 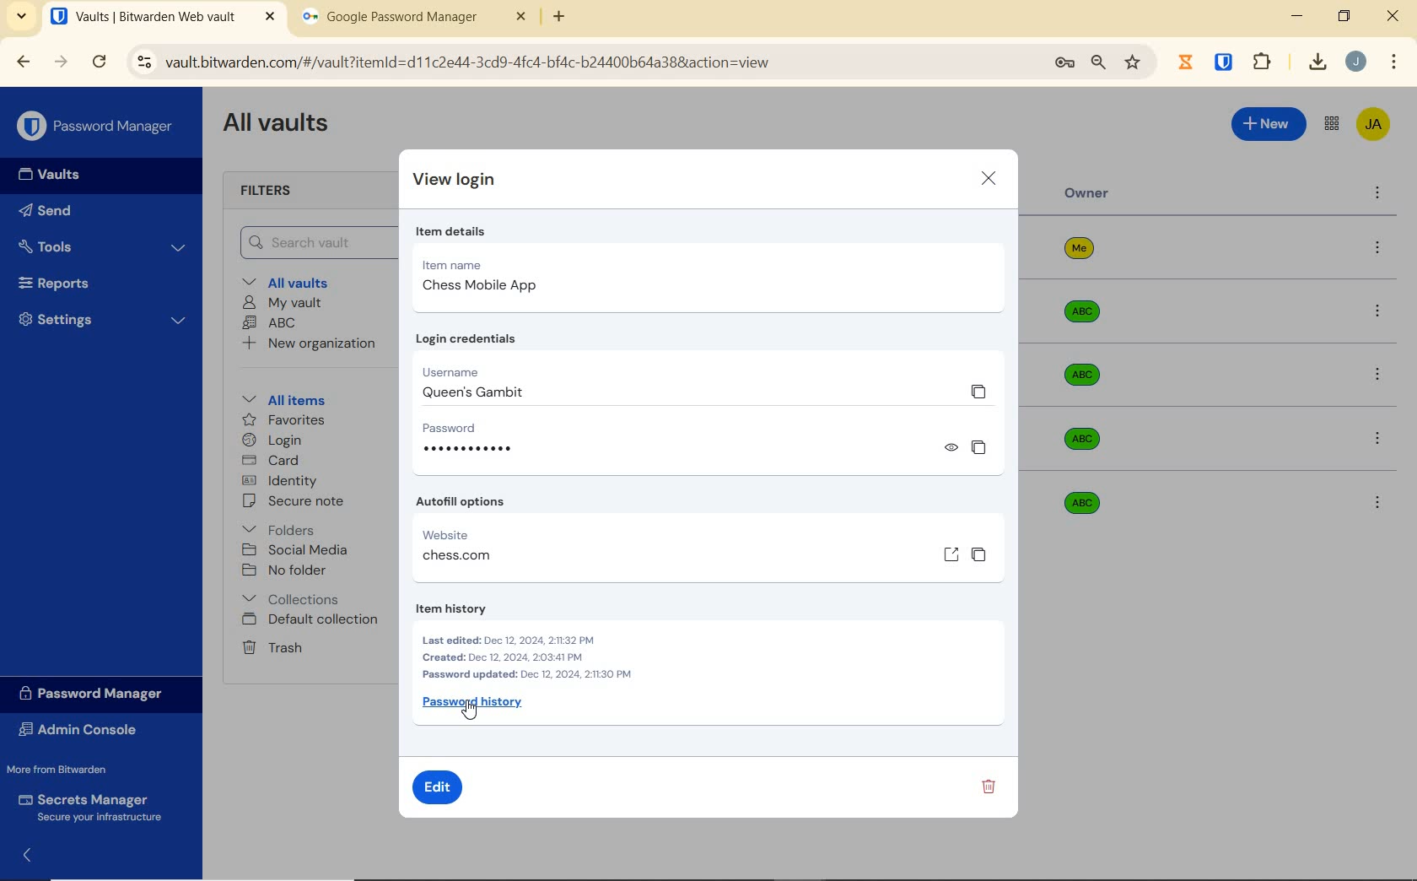 I want to click on secure note, so click(x=296, y=504).